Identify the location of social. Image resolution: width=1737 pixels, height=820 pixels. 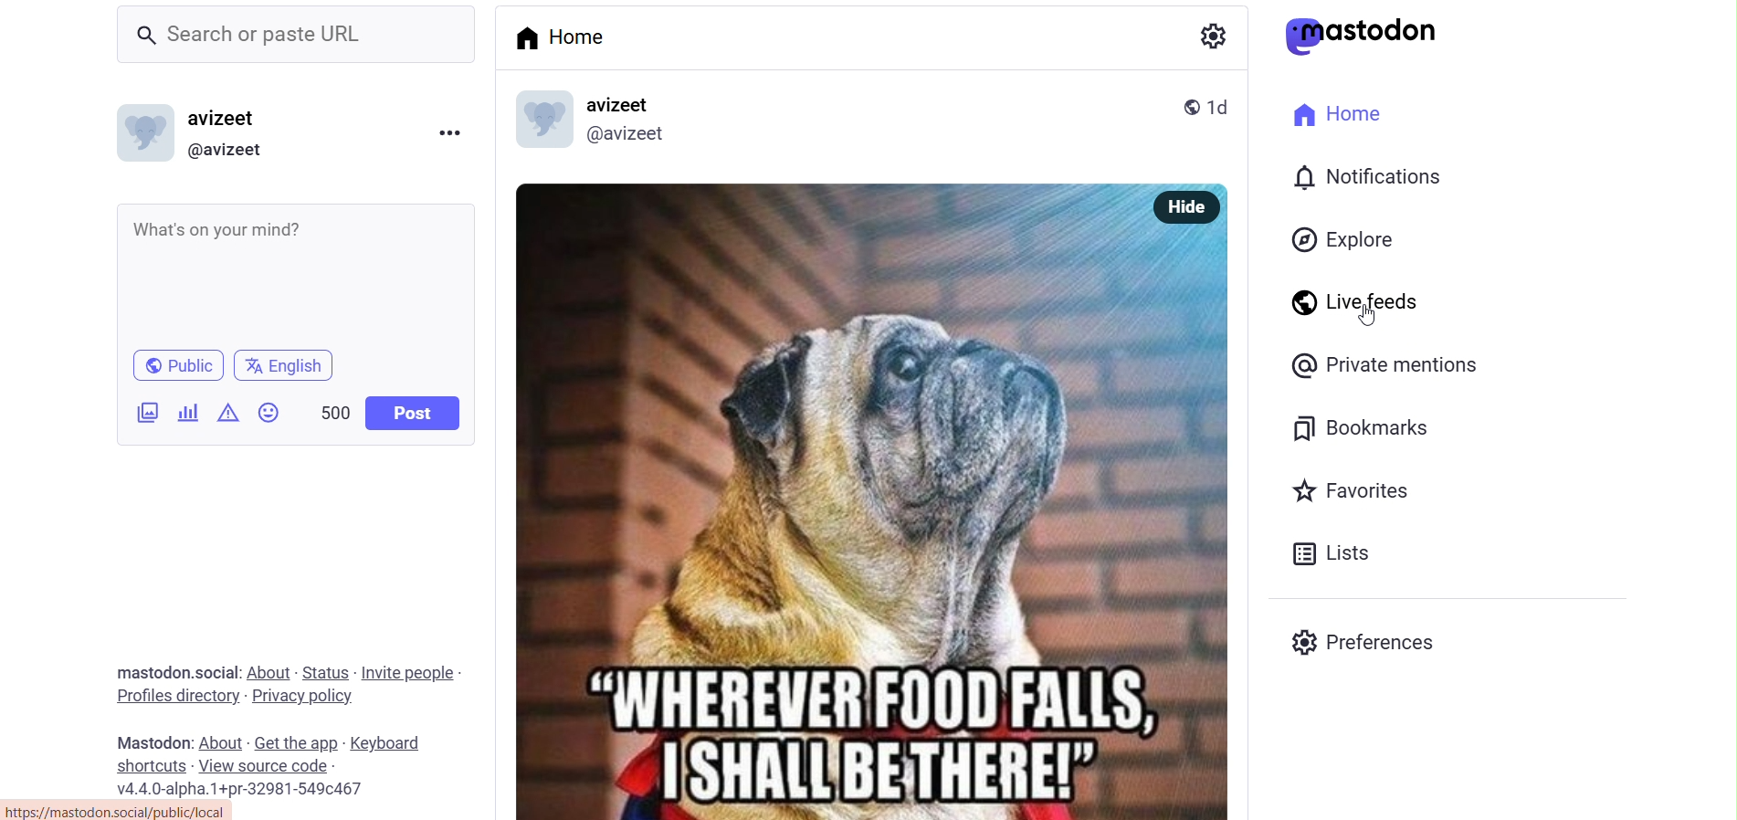
(215, 671).